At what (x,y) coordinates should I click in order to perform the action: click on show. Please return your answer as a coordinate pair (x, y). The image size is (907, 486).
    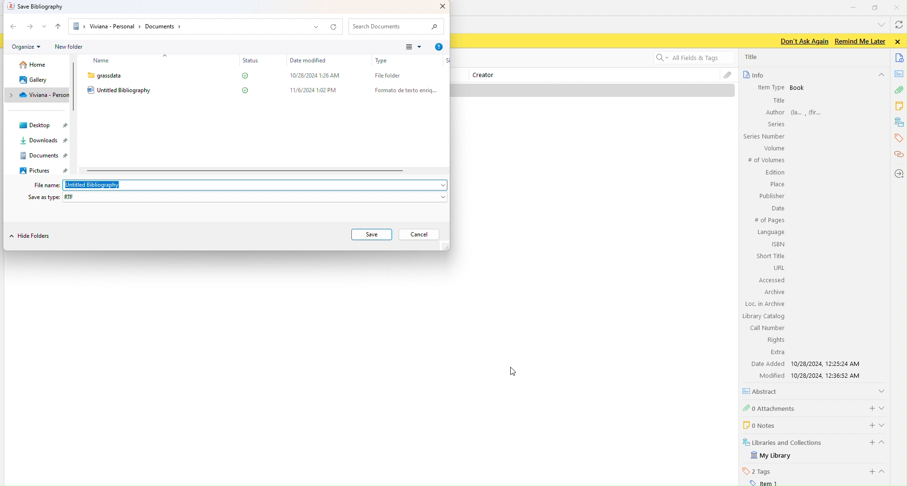
    Looking at the image, I should click on (885, 425).